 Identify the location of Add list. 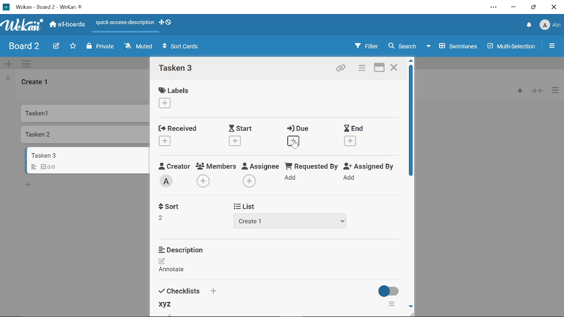
(294, 221).